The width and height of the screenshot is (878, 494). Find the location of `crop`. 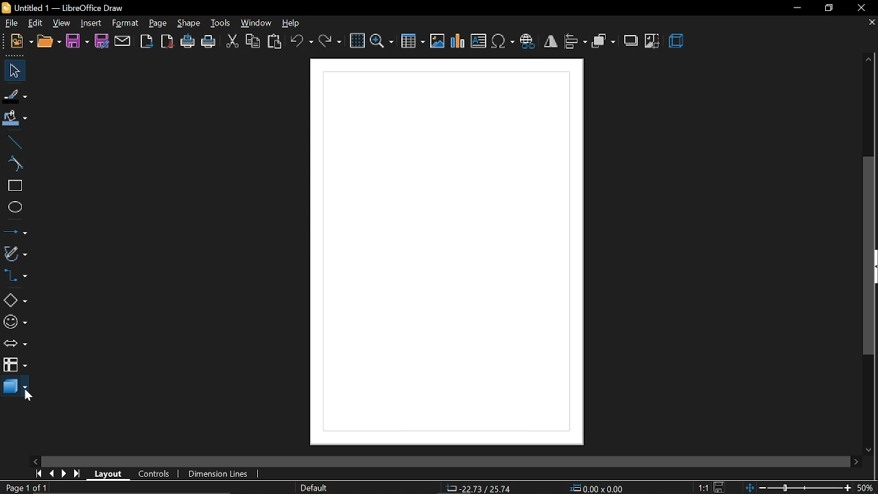

crop is located at coordinates (652, 40).